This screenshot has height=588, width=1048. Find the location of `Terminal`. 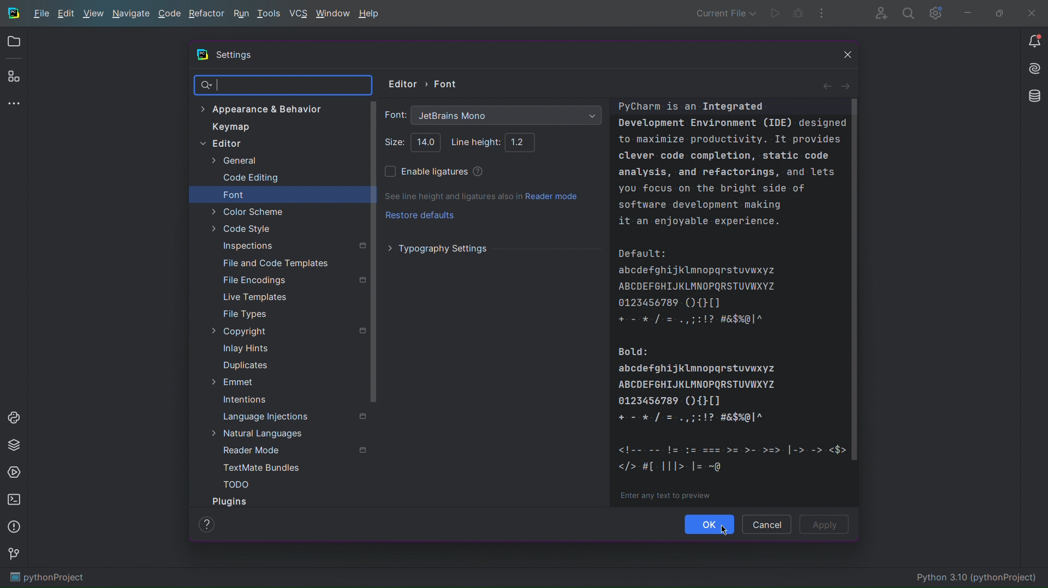

Terminal is located at coordinates (16, 500).